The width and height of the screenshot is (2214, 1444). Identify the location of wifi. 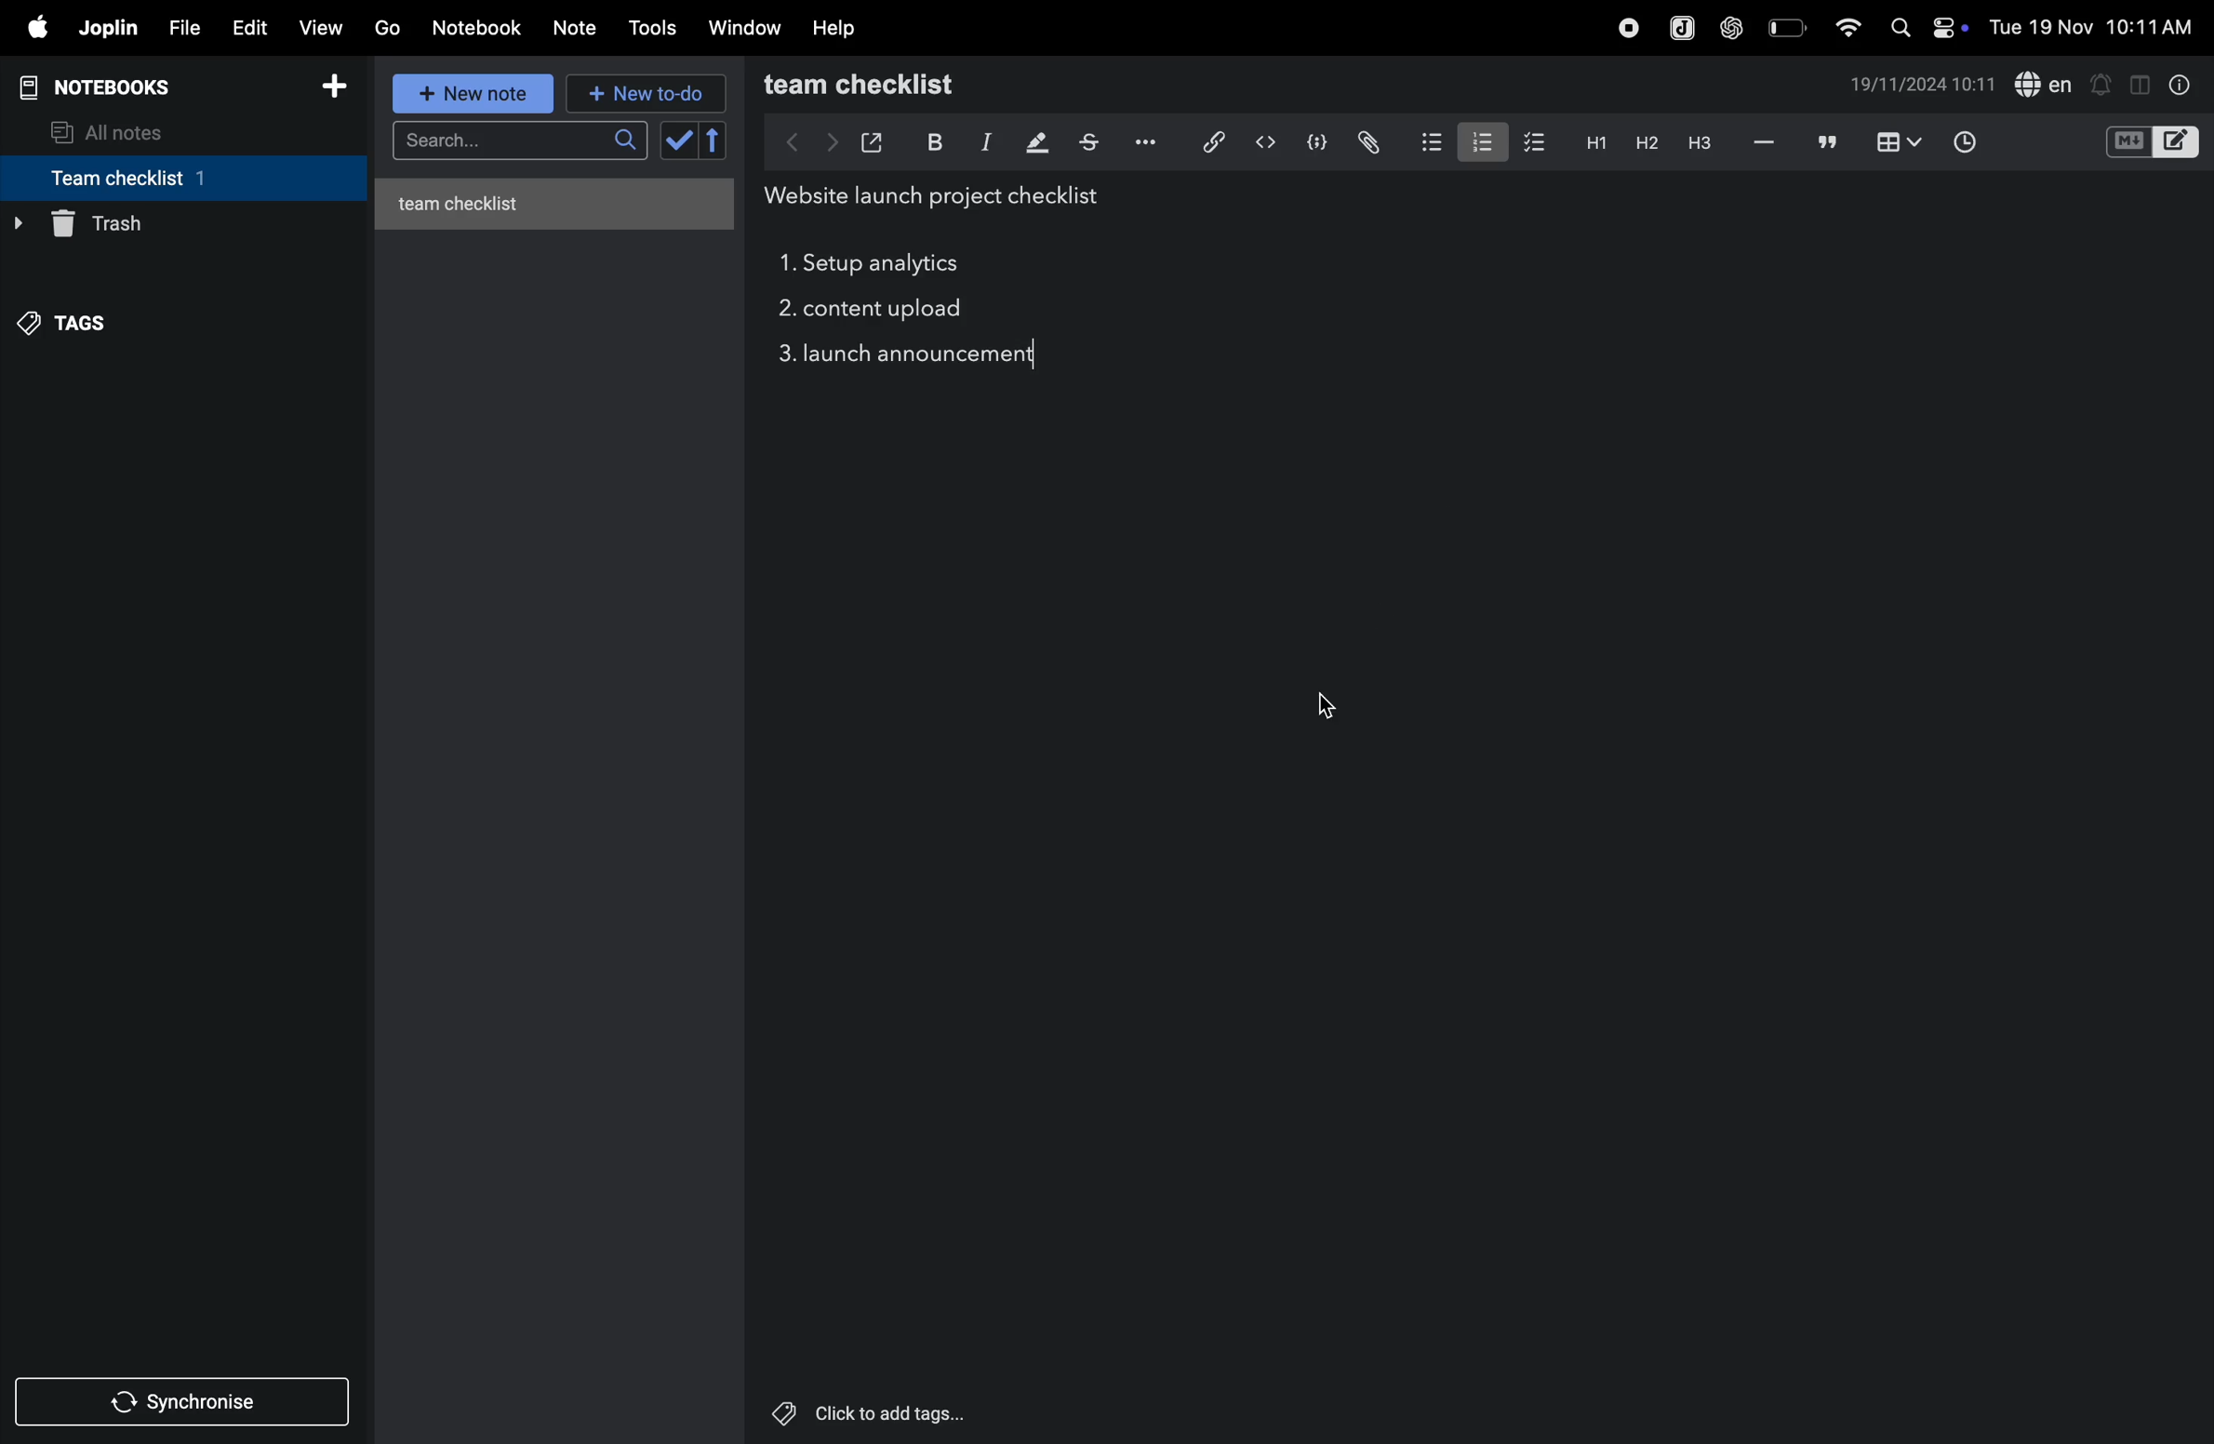
(1842, 26).